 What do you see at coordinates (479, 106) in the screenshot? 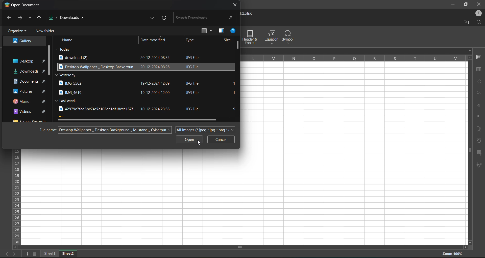
I see `charts` at bounding box center [479, 106].